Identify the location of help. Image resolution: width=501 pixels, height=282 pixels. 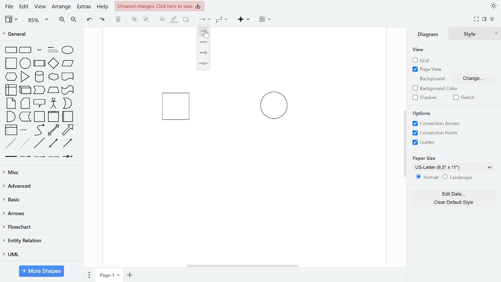
(103, 7).